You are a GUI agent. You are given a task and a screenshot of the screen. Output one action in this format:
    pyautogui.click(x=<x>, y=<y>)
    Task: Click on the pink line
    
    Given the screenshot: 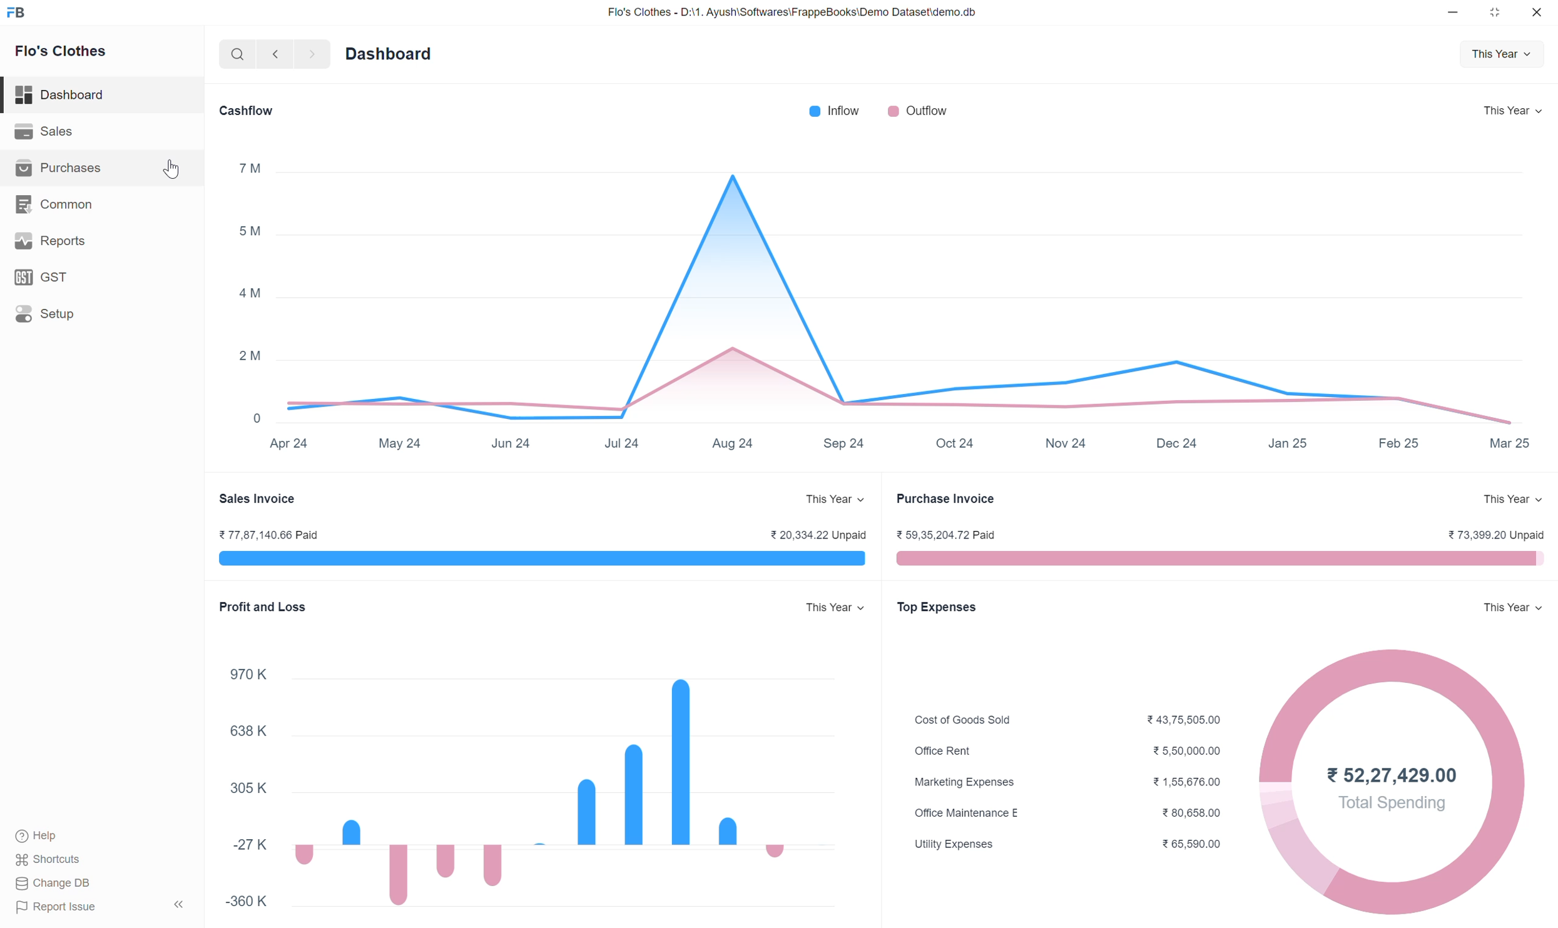 What is the action you would take?
    pyautogui.click(x=1216, y=559)
    